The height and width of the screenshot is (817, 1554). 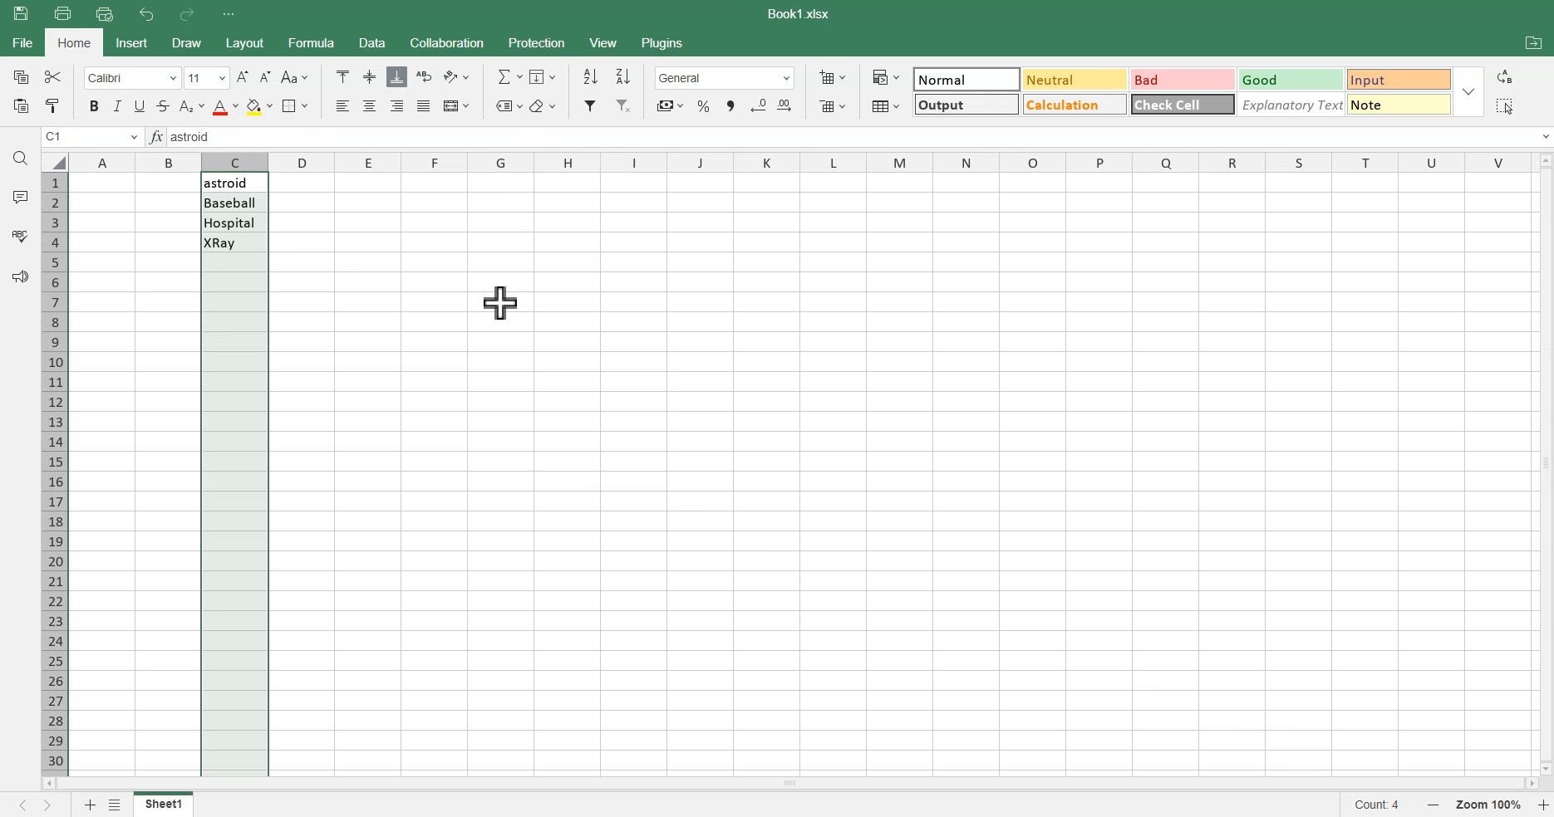 What do you see at coordinates (1438, 806) in the screenshot?
I see `zoom out` at bounding box center [1438, 806].